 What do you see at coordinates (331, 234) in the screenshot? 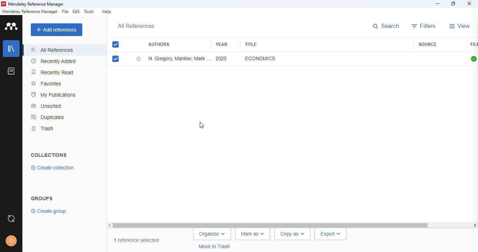
I see `export` at bounding box center [331, 234].